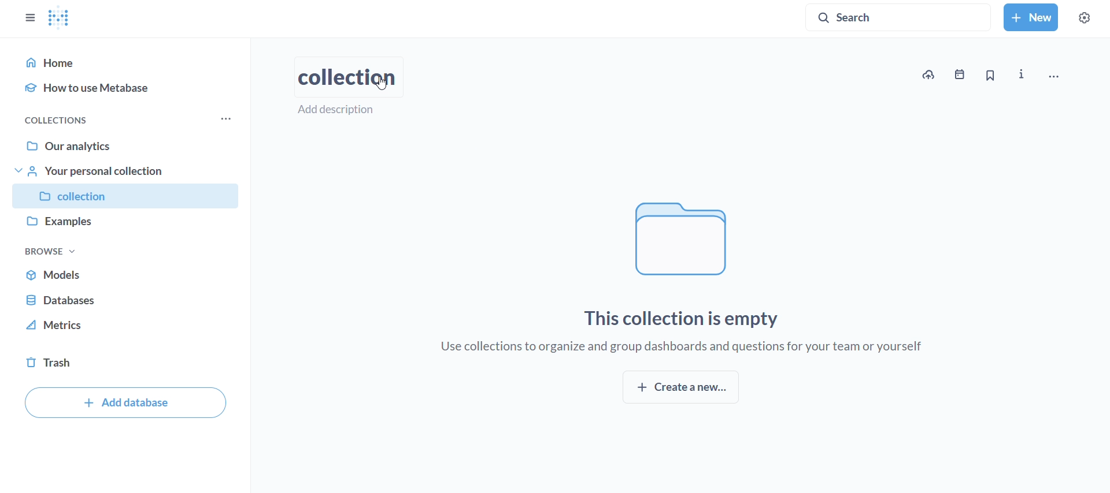  What do you see at coordinates (128, 171) in the screenshot?
I see `your personal collection` at bounding box center [128, 171].